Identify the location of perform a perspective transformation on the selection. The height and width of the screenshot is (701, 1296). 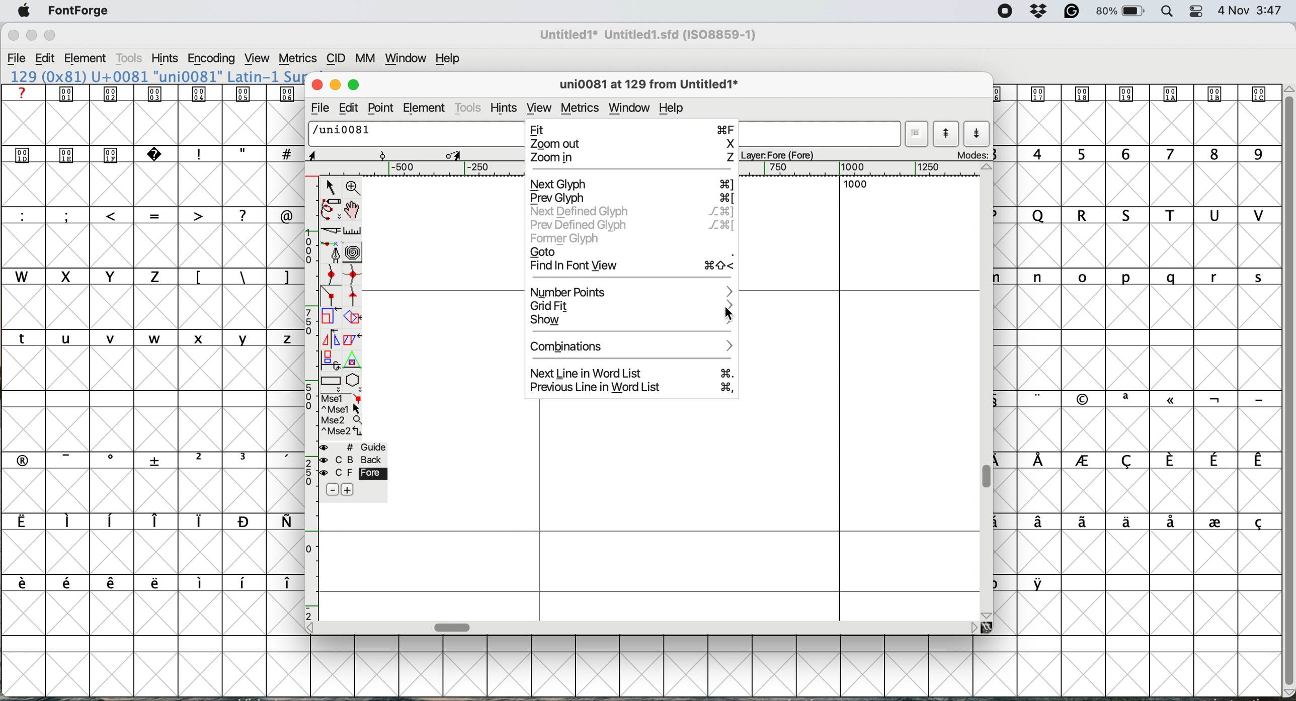
(352, 359).